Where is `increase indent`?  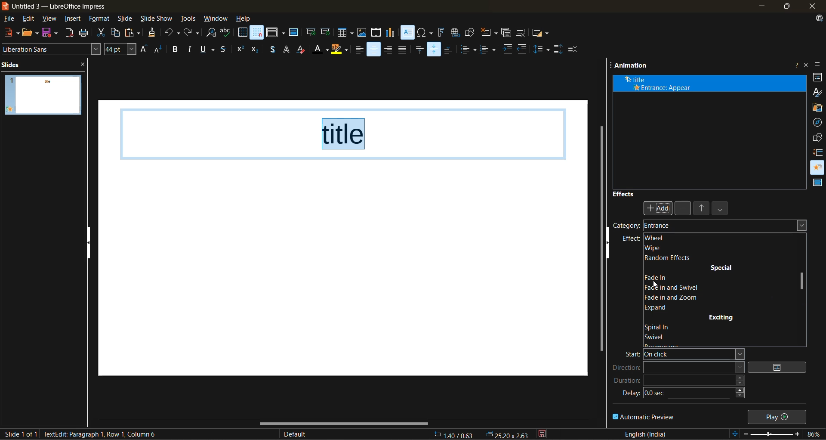
increase indent is located at coordinates (508, 50).